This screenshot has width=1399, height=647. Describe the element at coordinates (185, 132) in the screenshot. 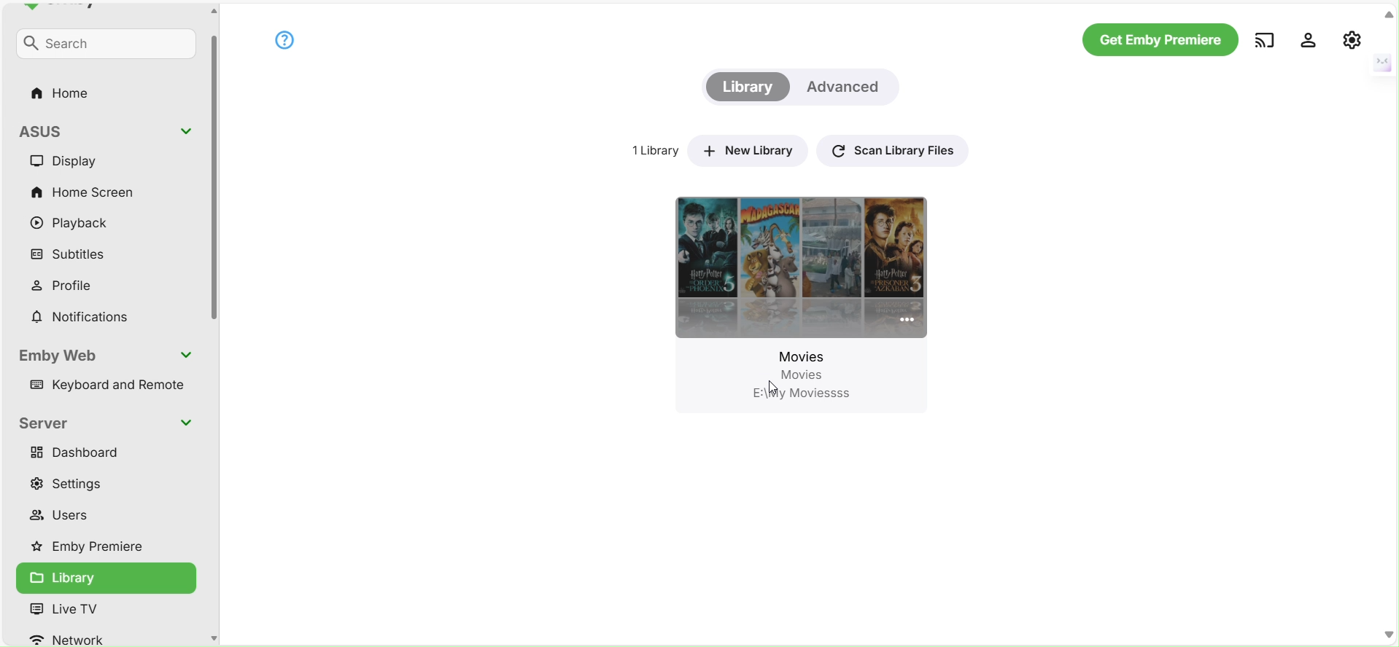

I see `Collapse Section` at that location.